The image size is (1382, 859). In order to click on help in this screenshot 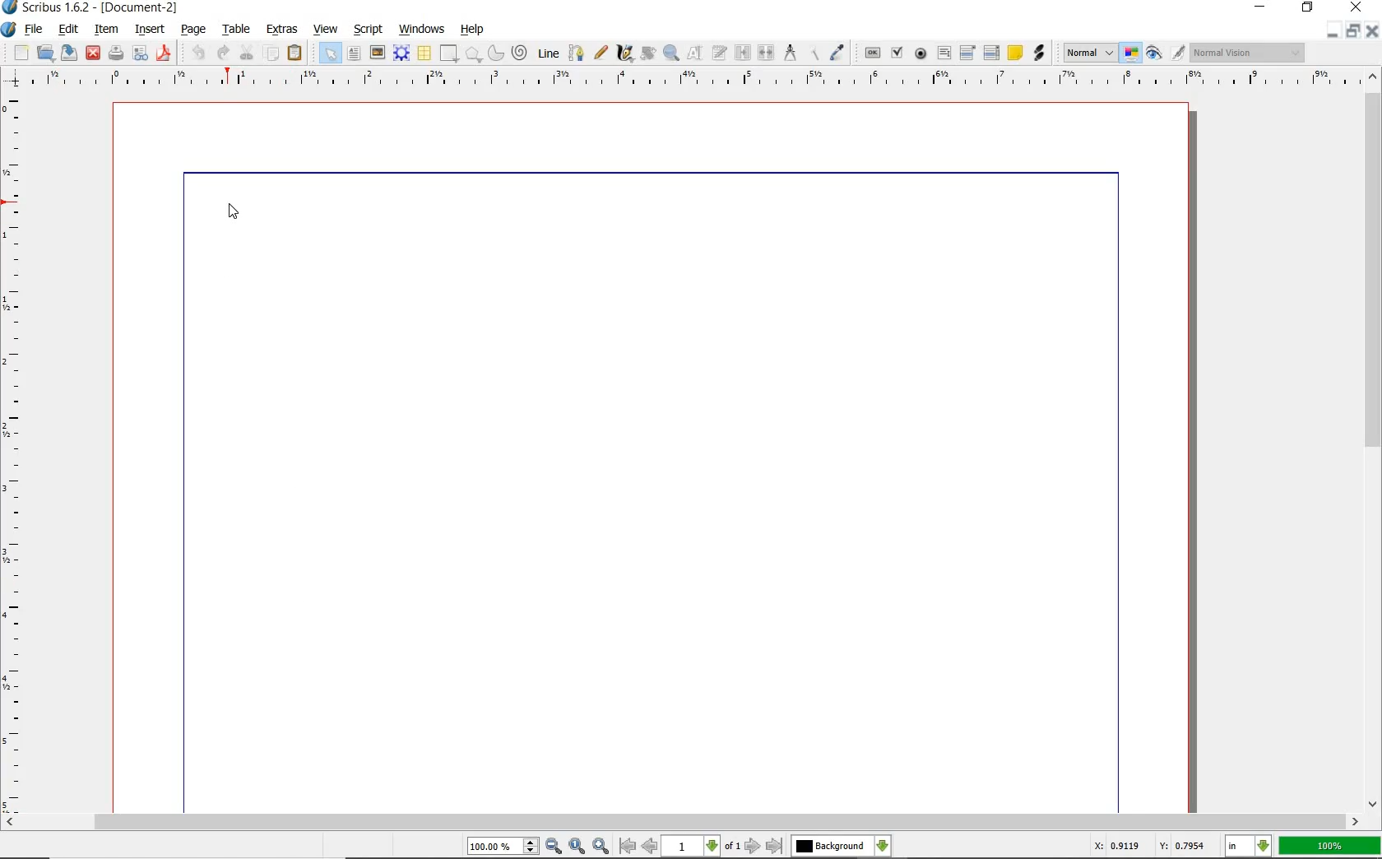, I will do `click(475, 31)`.